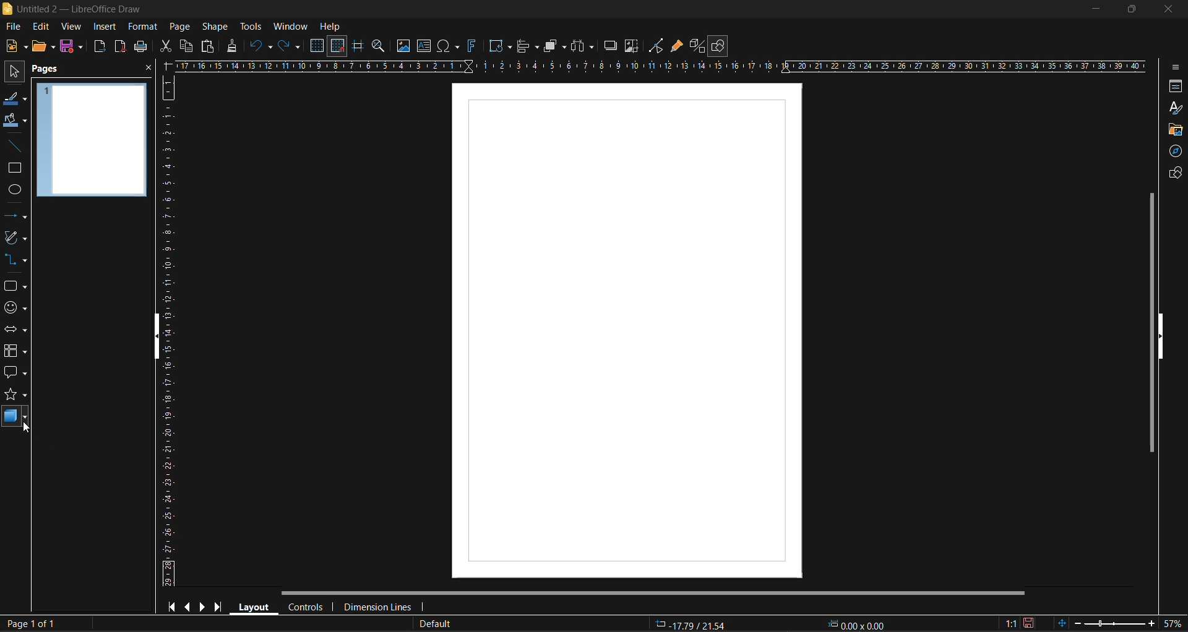  I want to click on vertical ruler, so click(169, 330).